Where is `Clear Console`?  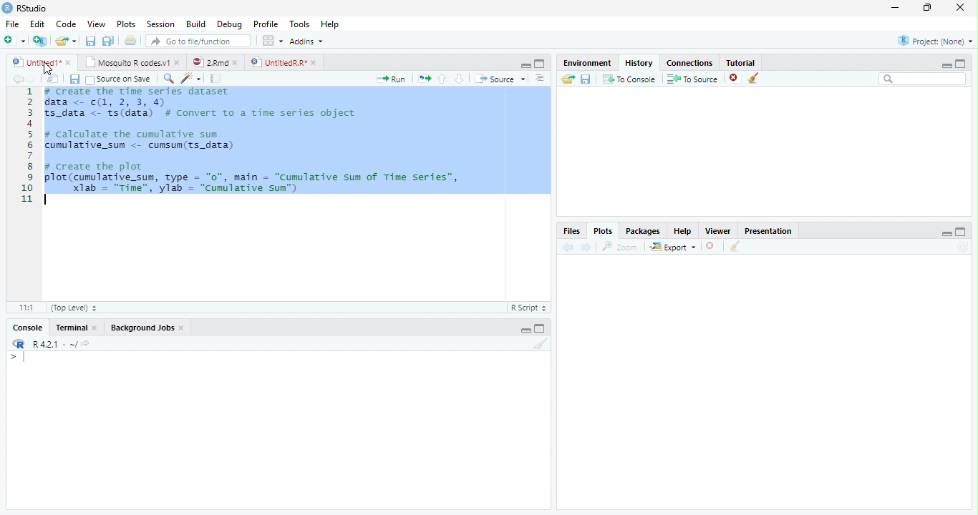
Clear Console is located at coordinates (752, 80).